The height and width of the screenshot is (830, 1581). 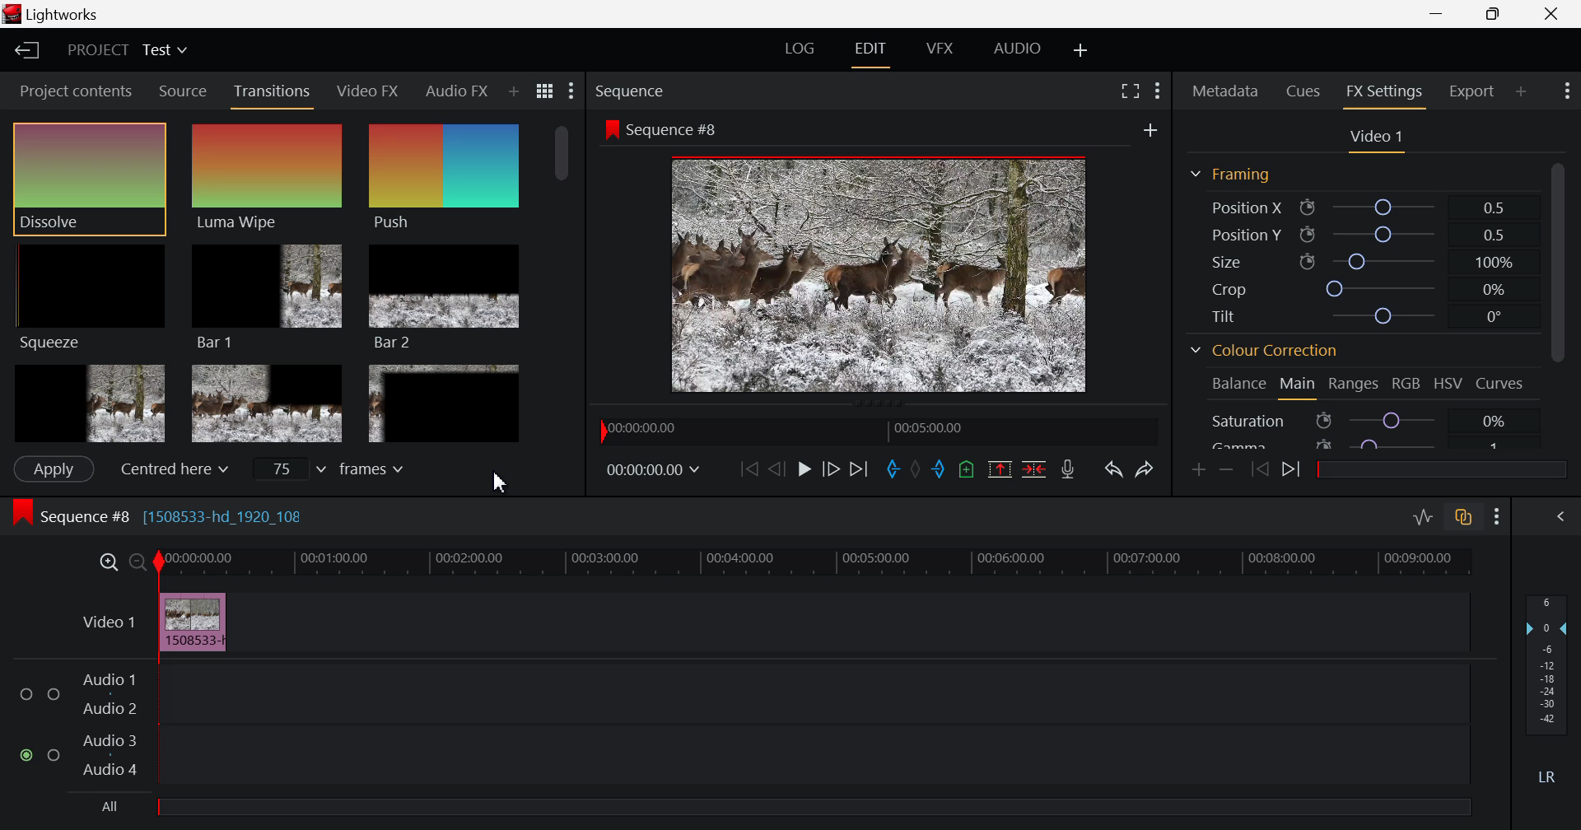 What do you see at coordinates (895, 472) in the screenshot?
I see `Mark In` at bounding box center [895, 472].